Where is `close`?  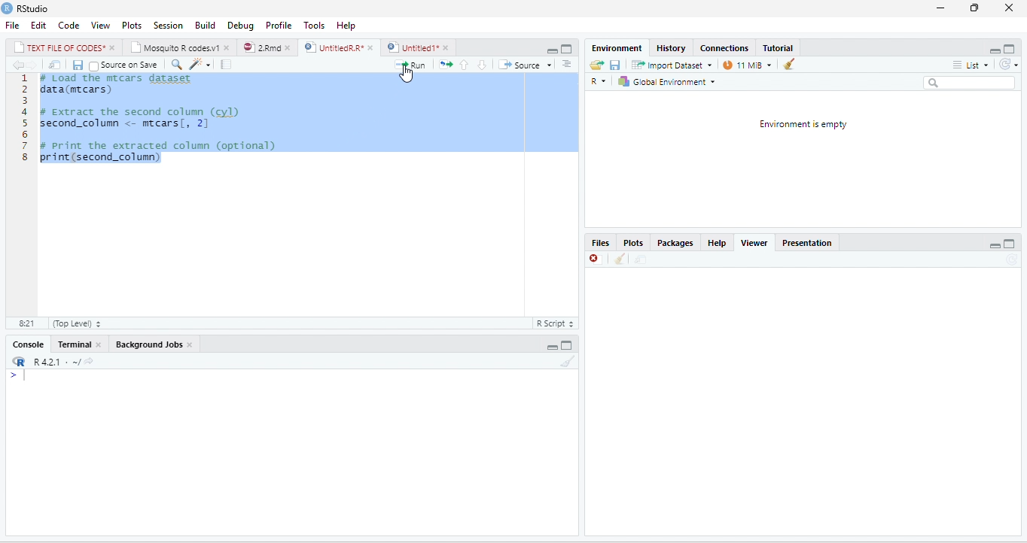
close is located at coordinates (370, 47).